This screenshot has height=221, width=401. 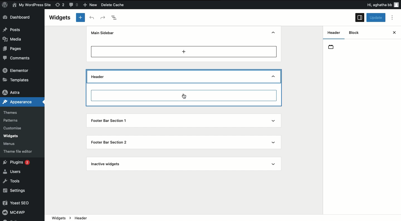 I want to click on Main sidebar, so click(x=104, y=33).